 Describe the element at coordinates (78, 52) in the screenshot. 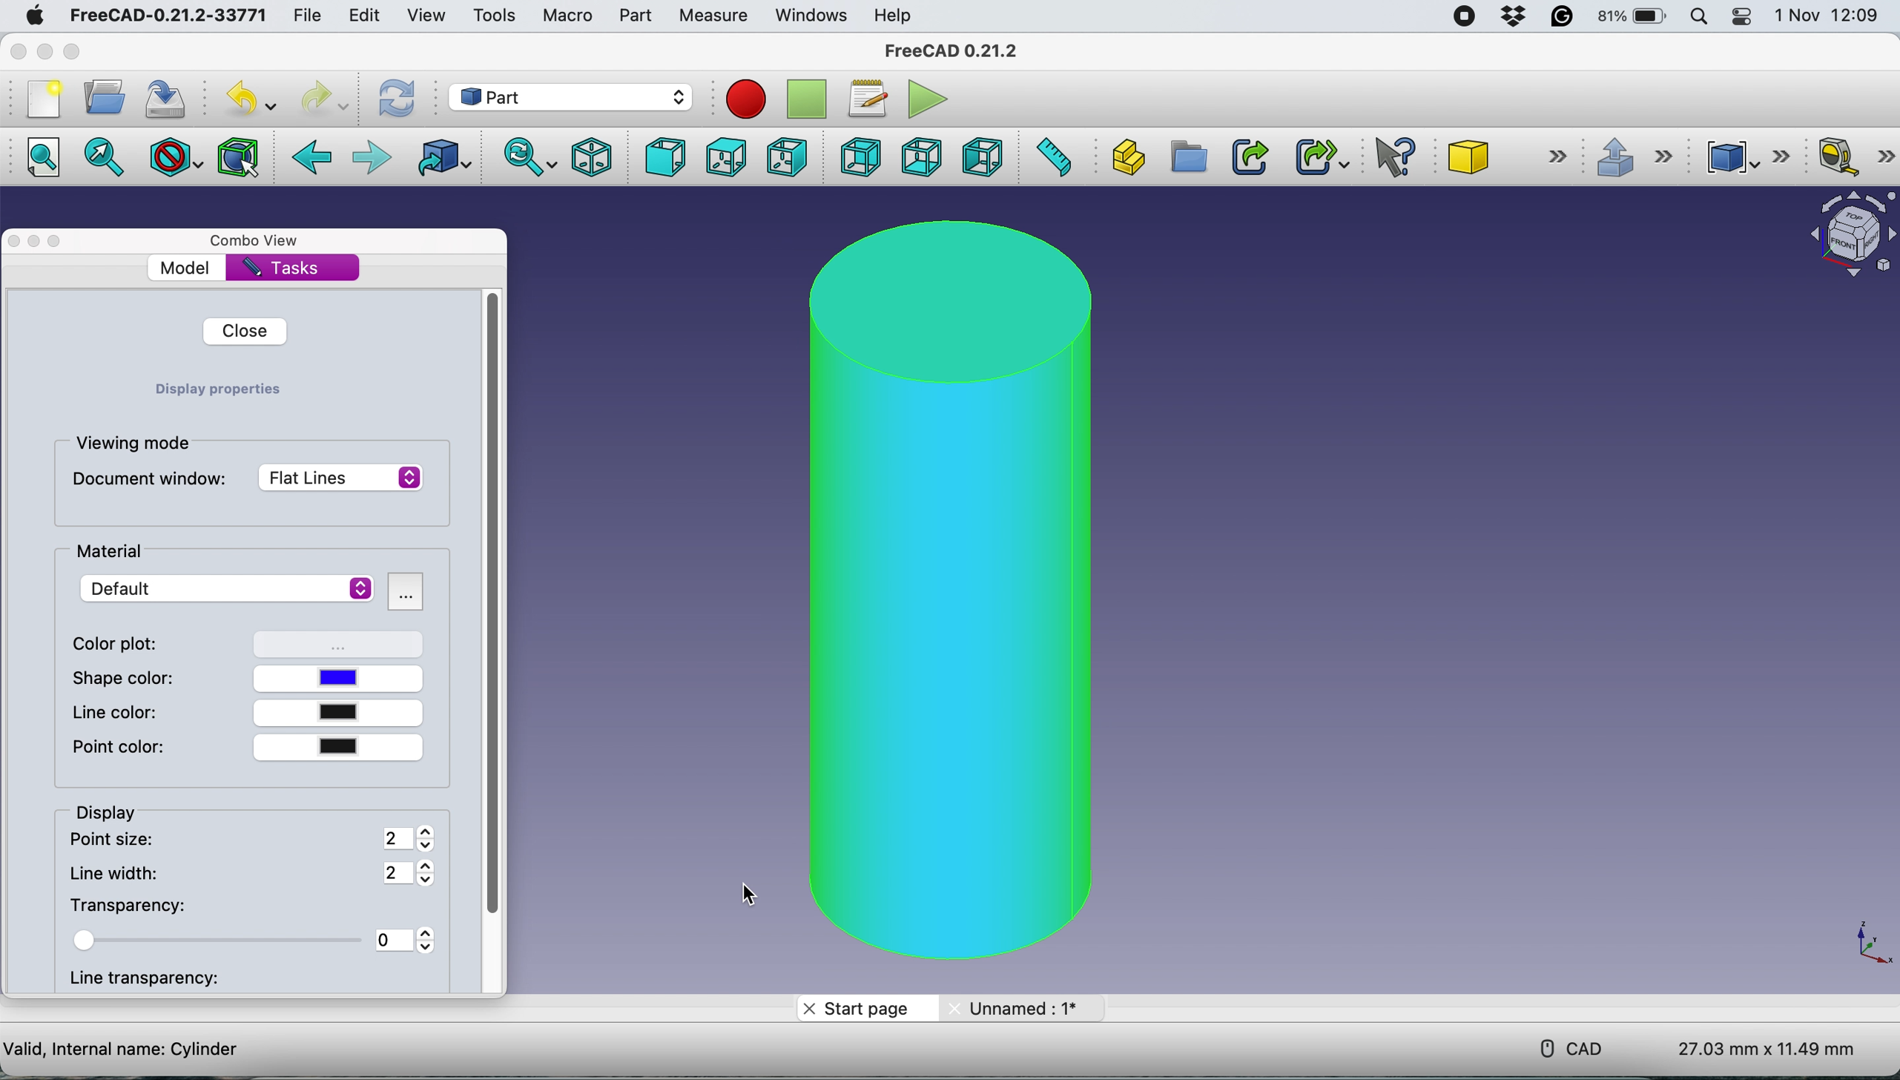

I see `maximise` at that location.